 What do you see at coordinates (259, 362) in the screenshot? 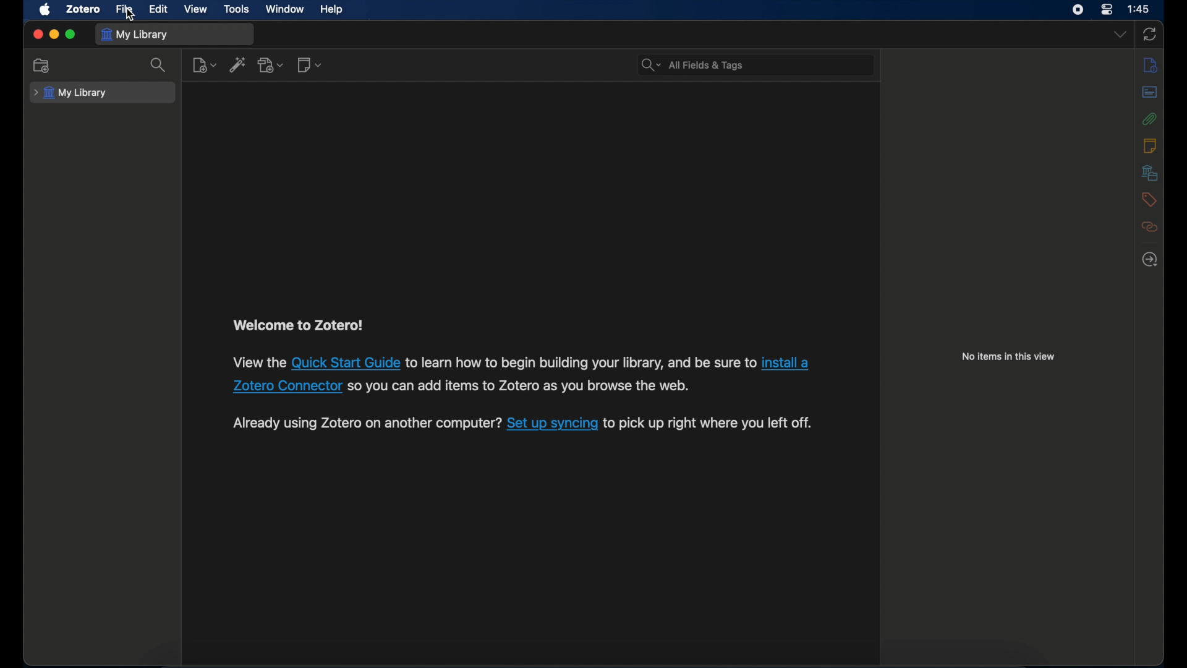
I see `View the` at bounding box center [259, 362].